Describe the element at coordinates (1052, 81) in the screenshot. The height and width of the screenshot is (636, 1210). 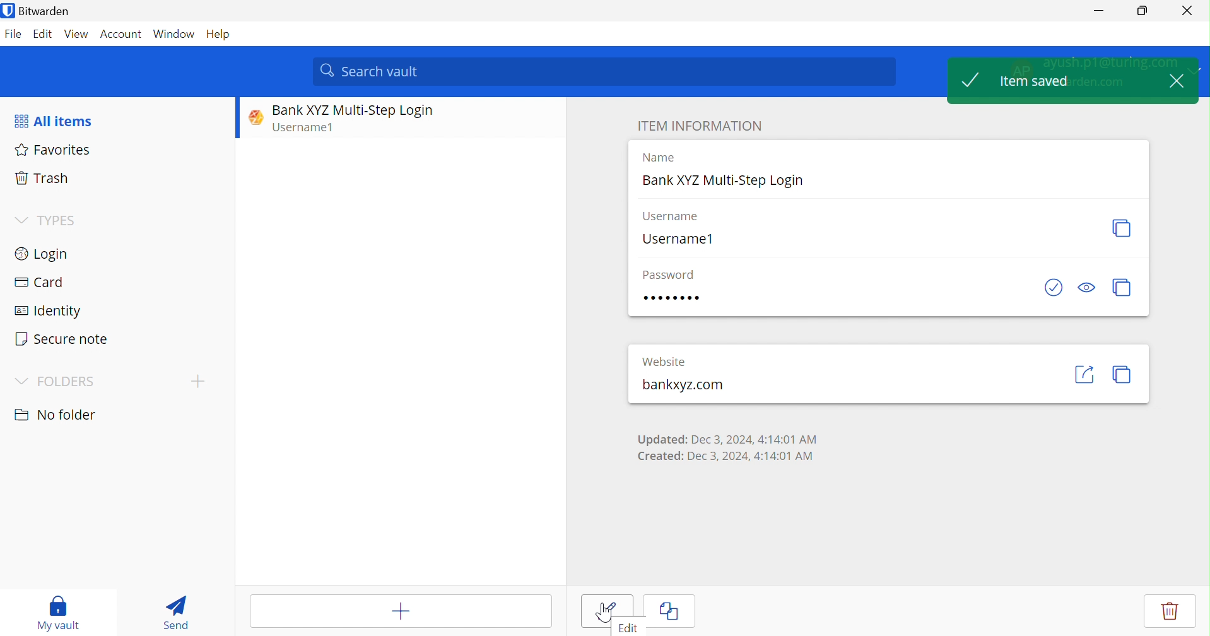
I see `Item saved` at that location.